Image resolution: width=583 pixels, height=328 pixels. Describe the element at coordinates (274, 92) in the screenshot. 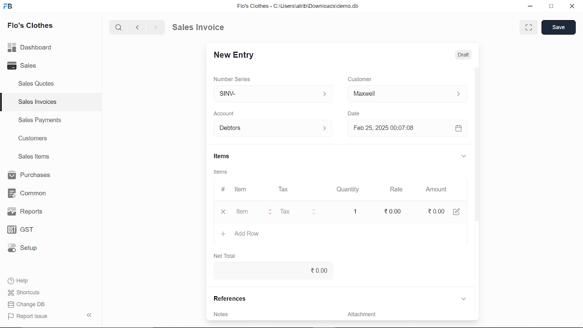

I see `Insert number series` at that location.